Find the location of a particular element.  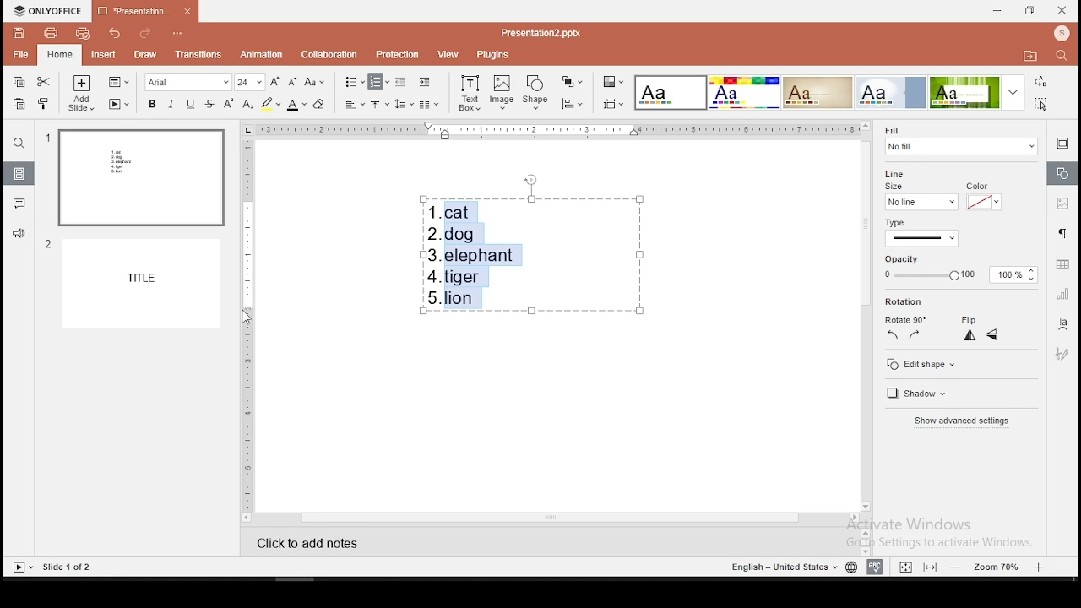

presentation is located at coordinates (142, 11).